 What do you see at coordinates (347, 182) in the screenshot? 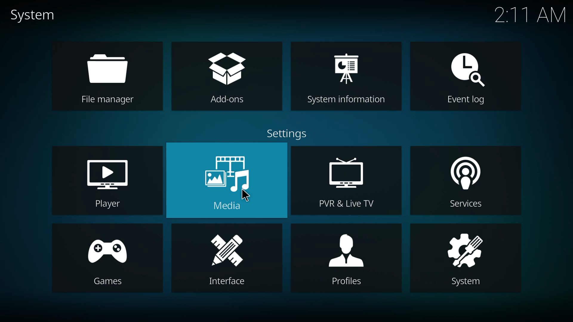
I see `pvr & live tv` at bounding box center [347, 182].